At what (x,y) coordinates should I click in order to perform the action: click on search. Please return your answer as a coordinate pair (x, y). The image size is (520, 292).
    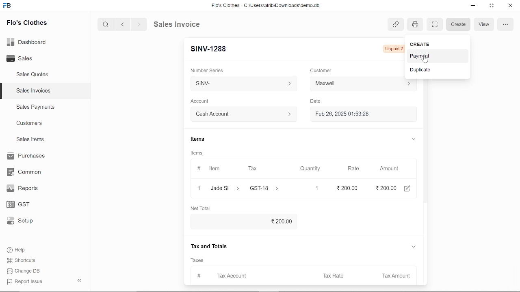
    Looking at the image, I should click on (106, 24).